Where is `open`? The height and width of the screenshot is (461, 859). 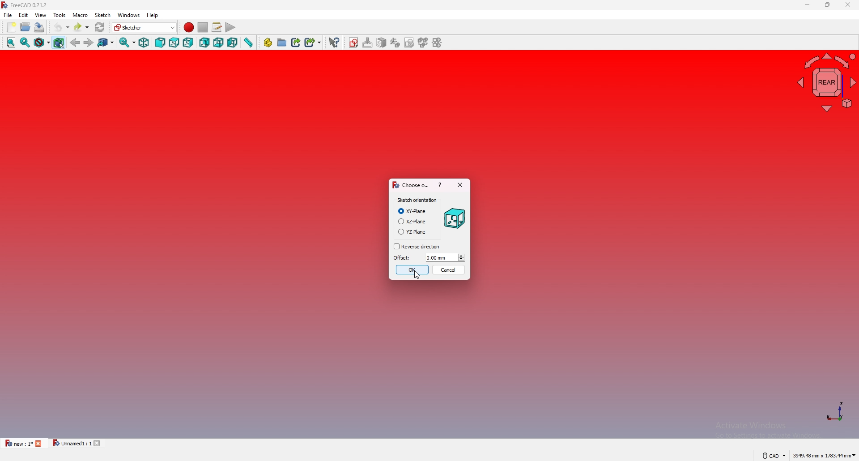
open is located at coordinates (26, 27).